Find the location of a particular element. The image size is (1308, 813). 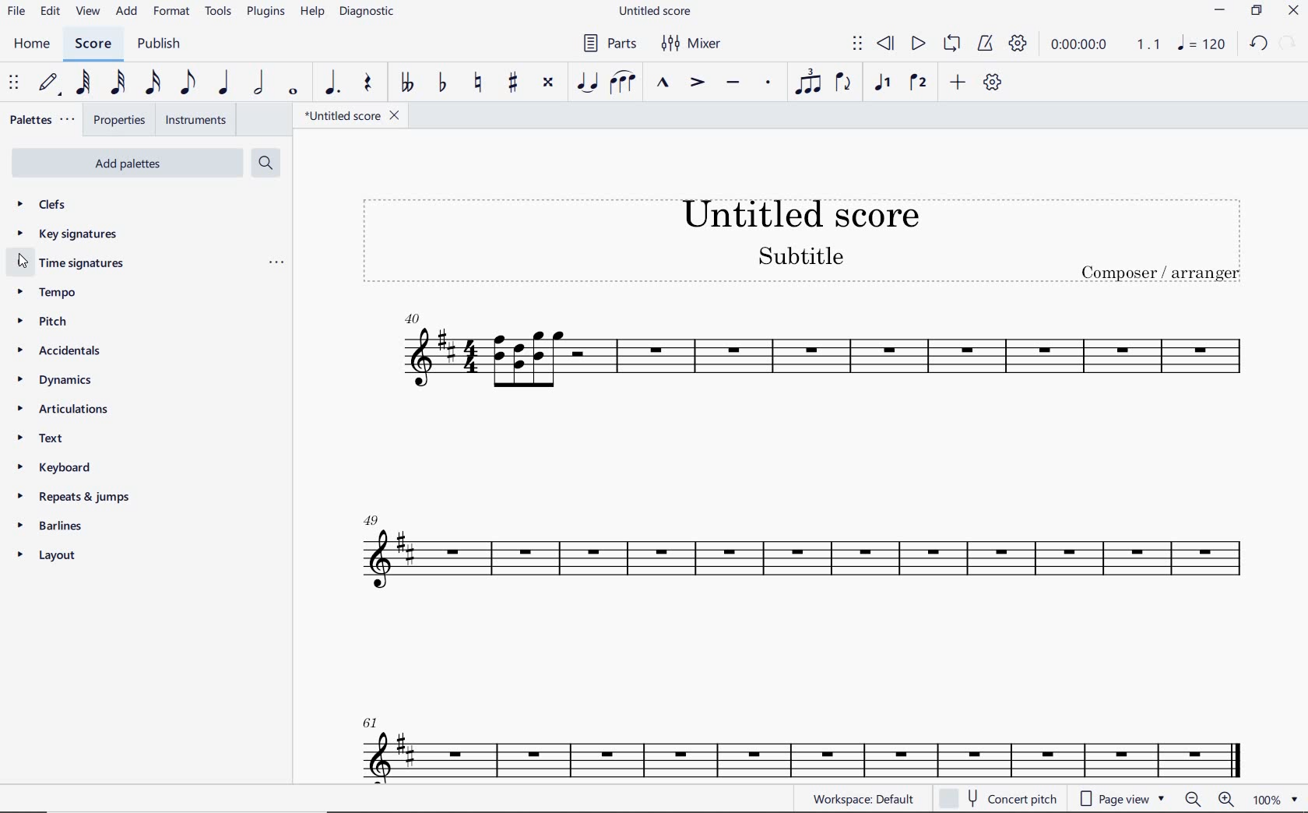

TITLE is located at coordinates (799, 232).